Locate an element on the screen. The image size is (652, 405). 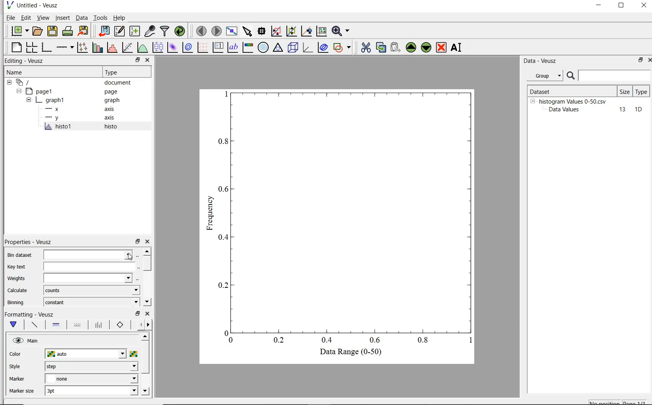
select items from the graph scroll is located at coordinates (248, 30).